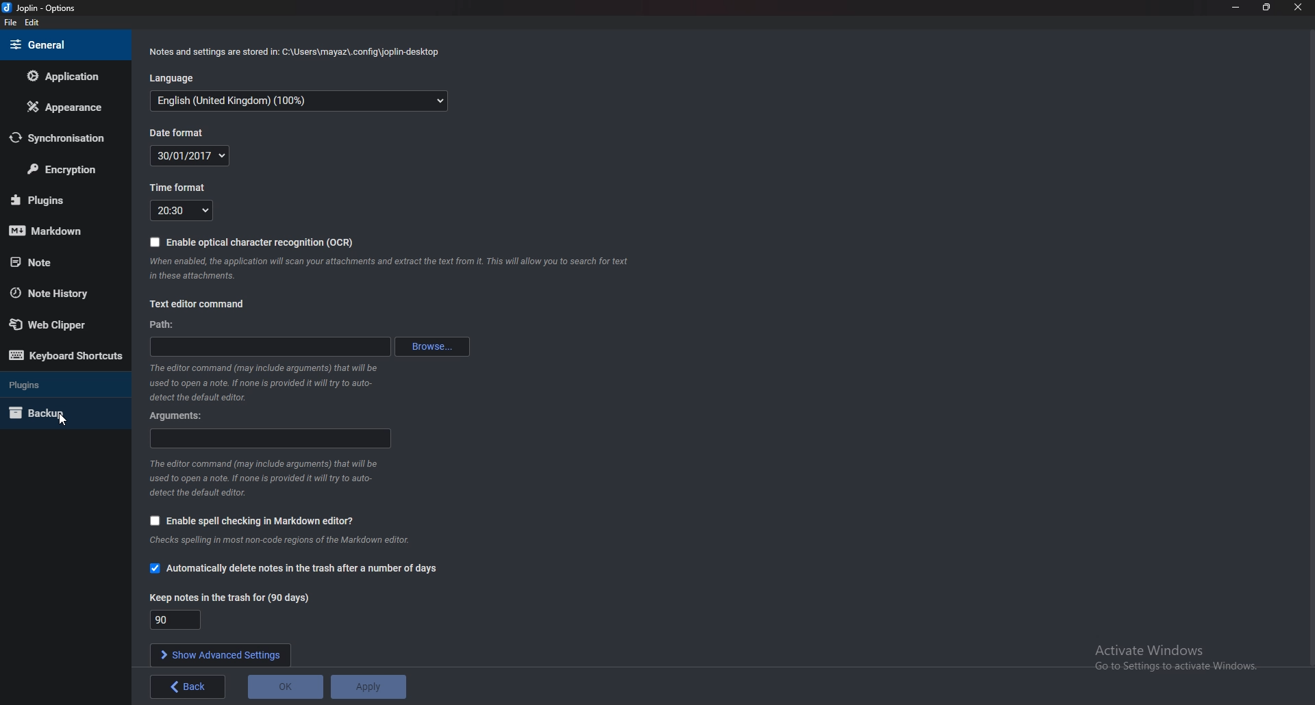 The height and width of the screenshot is (705, 1315). I want to click on Info on editor command, so click(266, 477).